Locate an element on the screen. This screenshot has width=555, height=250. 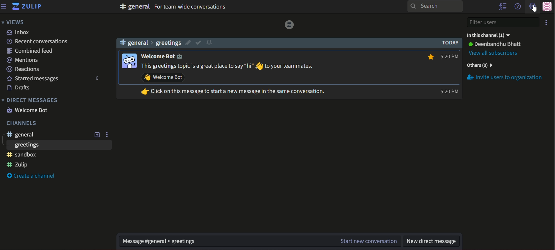
starred messages is located at coordinates (32, 79).